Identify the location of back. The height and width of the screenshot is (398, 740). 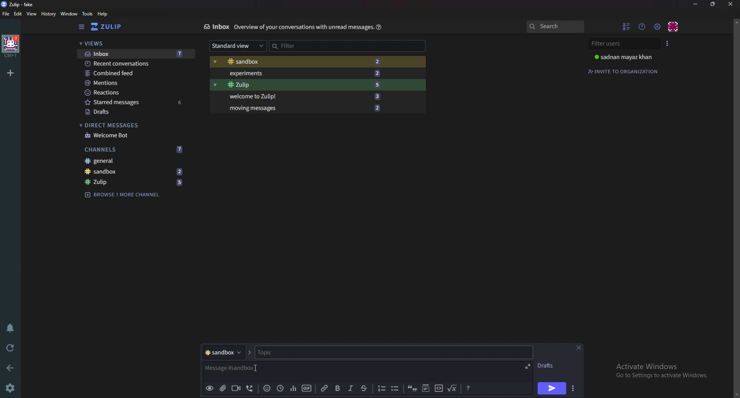
(12, 367).